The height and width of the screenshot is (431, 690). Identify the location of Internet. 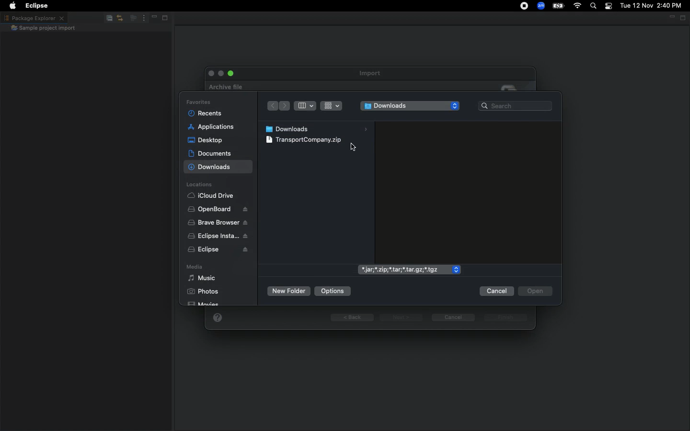
(577, 6).